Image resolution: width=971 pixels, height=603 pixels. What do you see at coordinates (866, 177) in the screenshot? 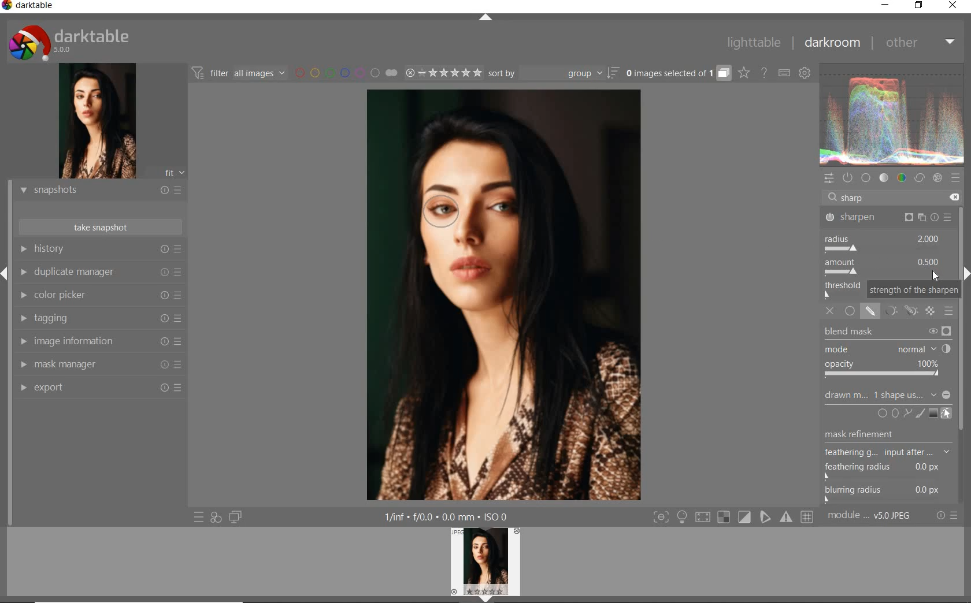
I see `base` at bounding box center [866, 177].